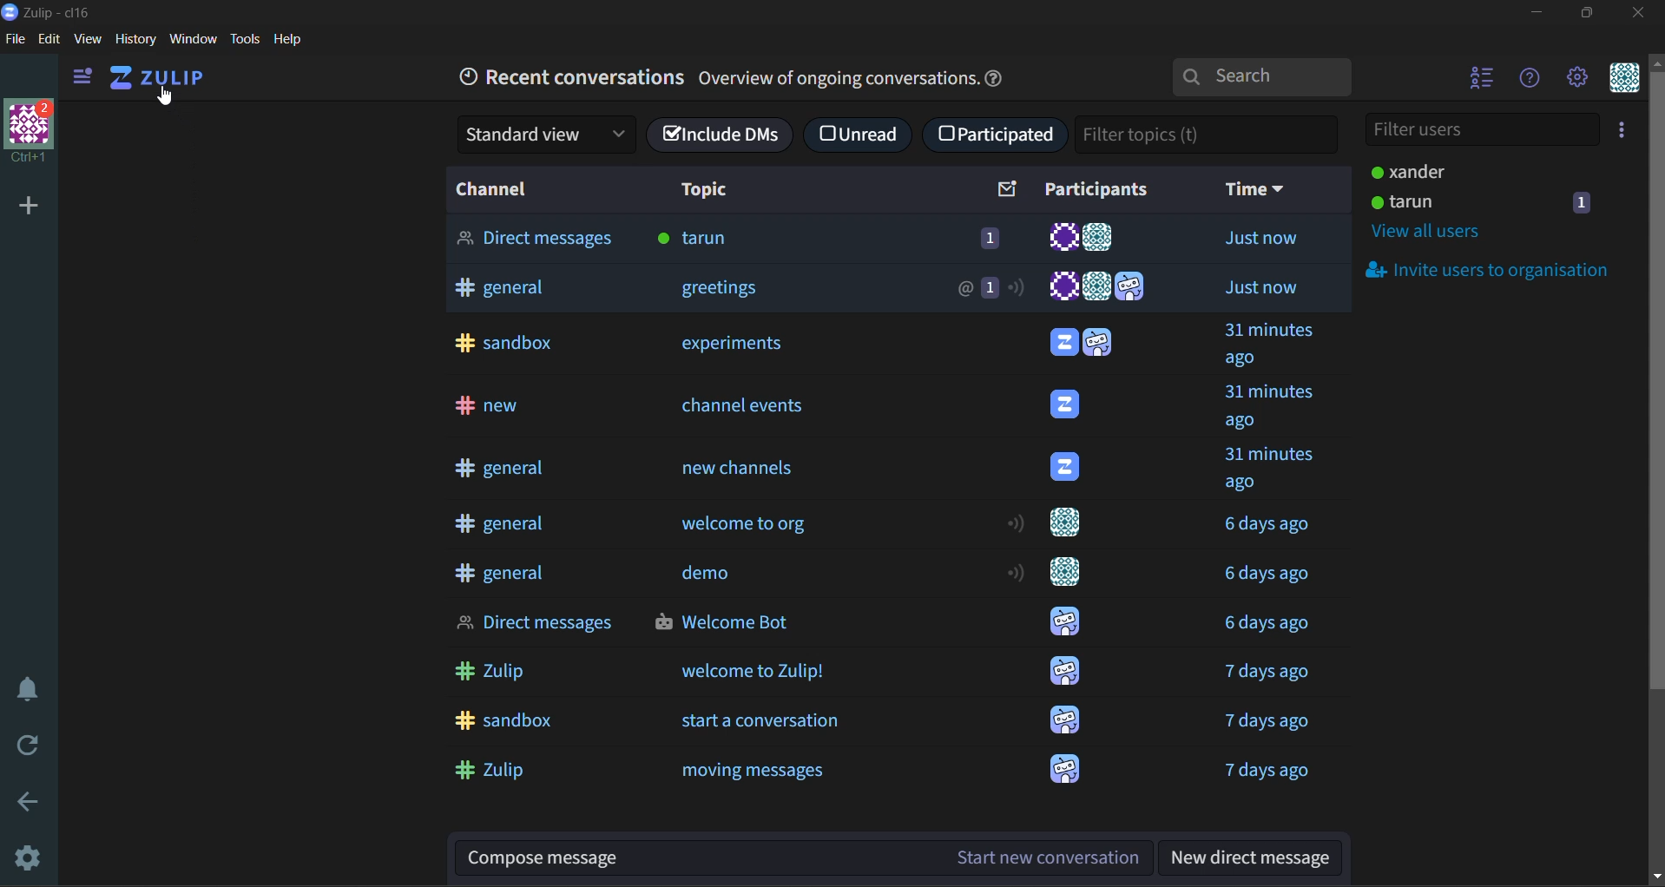 The image size is (1665, 887). I want to click on channel events, so click(754, 411).